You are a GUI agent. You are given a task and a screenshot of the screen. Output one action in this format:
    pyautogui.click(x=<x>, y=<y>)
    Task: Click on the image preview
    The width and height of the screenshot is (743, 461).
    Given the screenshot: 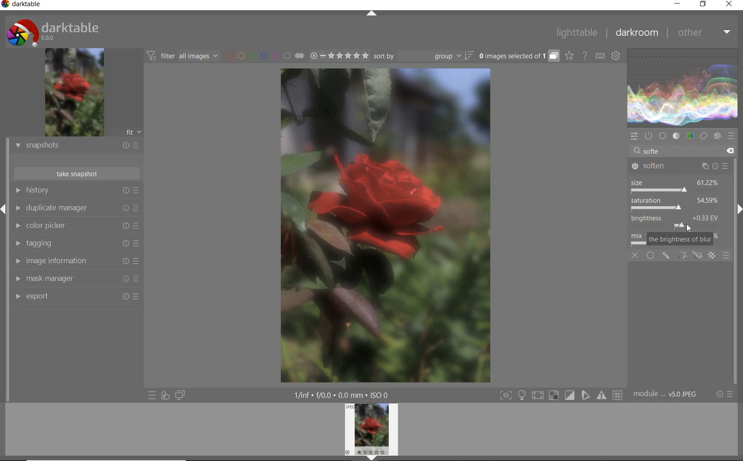 What is the action you would take?
    pyautogui.click(x=371, y=432)
    